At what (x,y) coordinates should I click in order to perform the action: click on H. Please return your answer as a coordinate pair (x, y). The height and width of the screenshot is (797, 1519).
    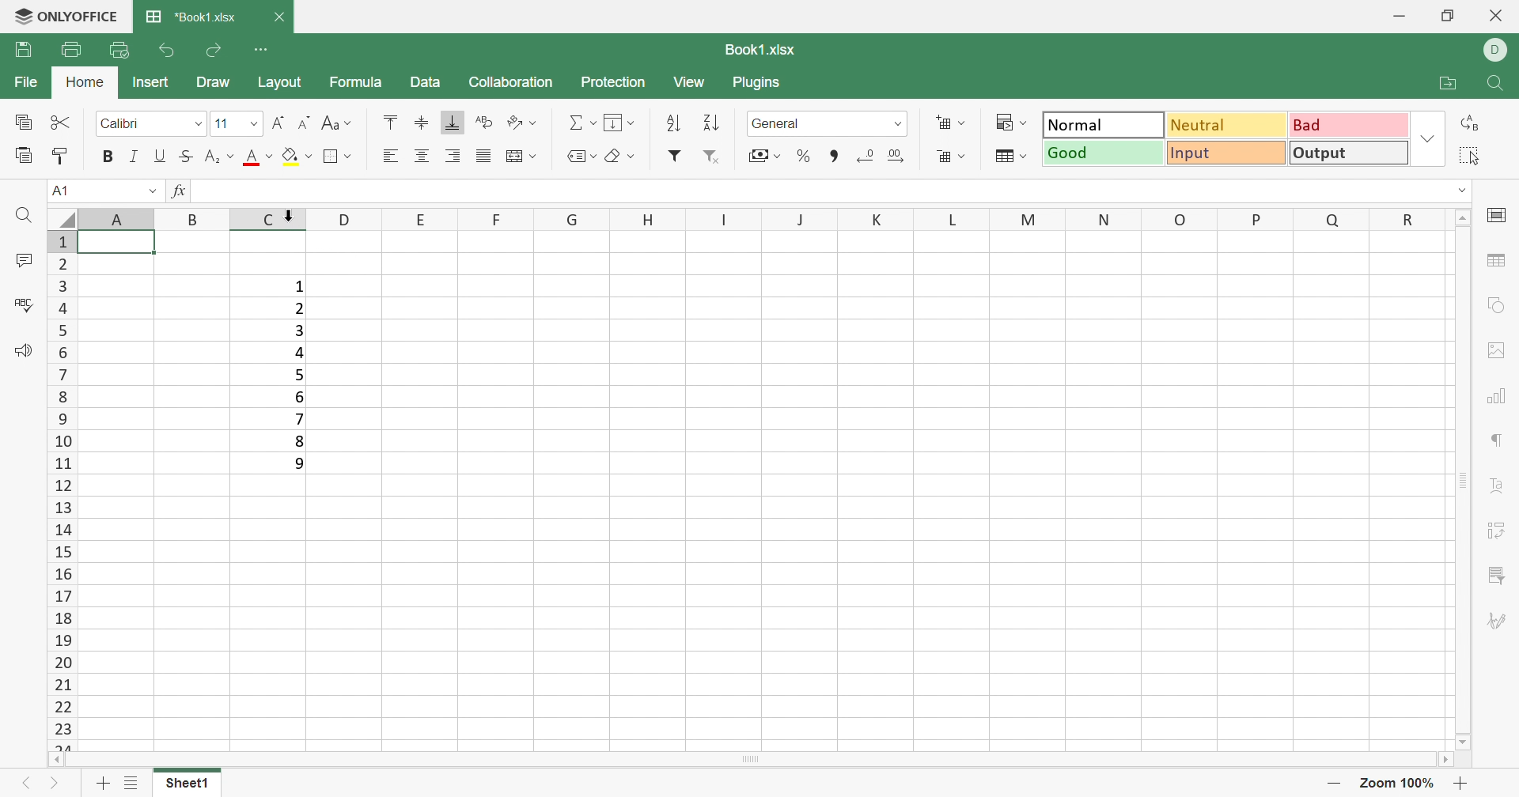
    Looking at the image, I should click on (645, 221).